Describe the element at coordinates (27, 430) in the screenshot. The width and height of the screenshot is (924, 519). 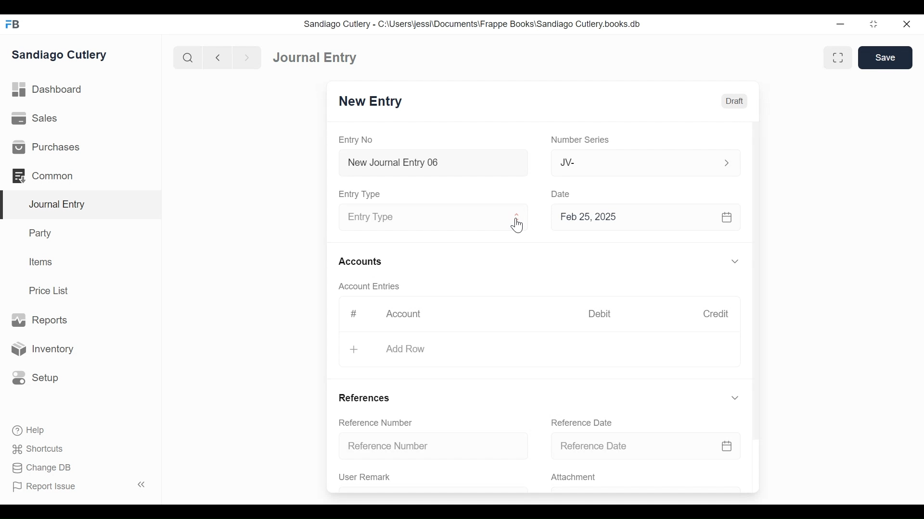
I see `Help` at that location.